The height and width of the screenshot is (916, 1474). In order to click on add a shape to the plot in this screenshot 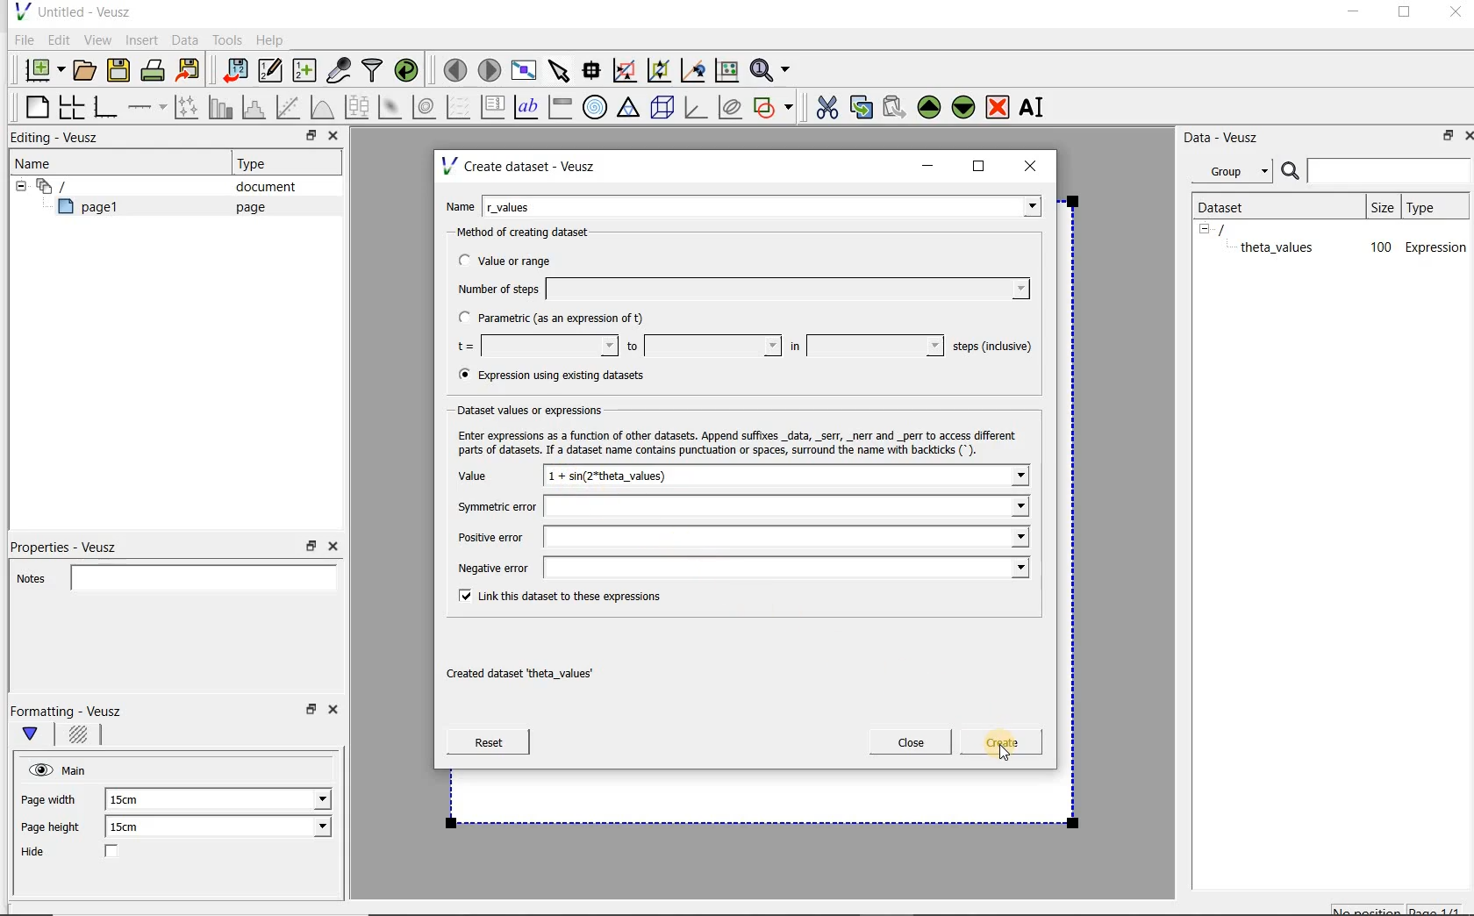, I will do `click(775, 105)`.